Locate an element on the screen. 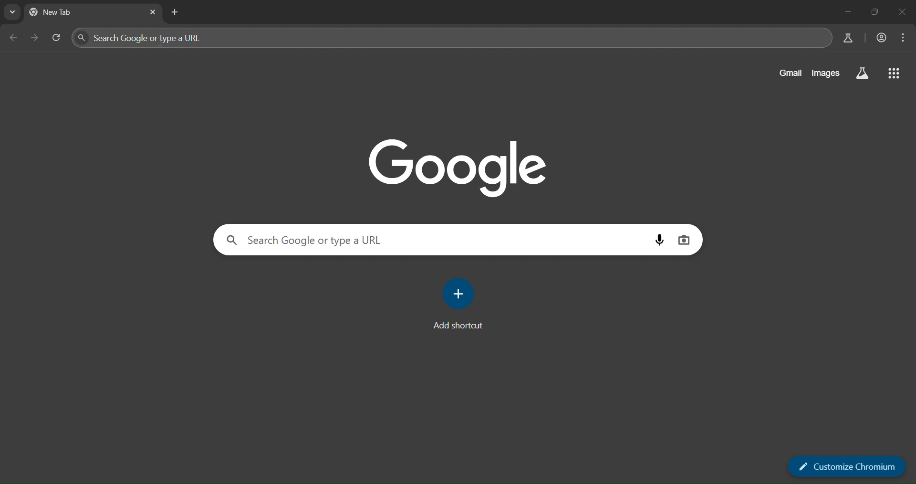 This screenshot has height=484, width=916. current tab is located at coordinates (65, 12).